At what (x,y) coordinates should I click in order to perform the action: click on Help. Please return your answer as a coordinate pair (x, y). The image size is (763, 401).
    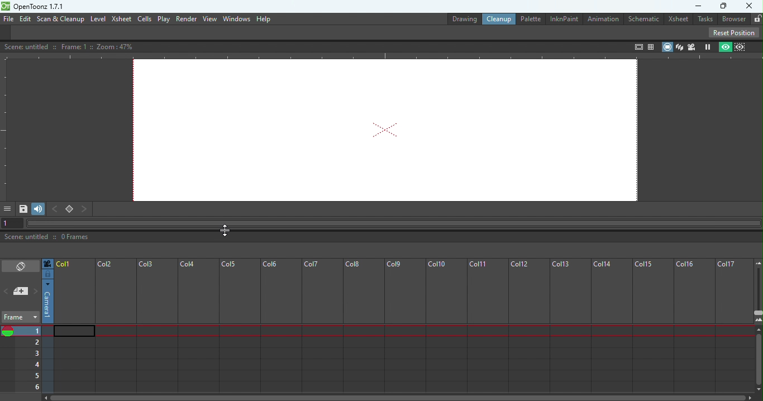
    Looking at the image, I should click on (264, 18).